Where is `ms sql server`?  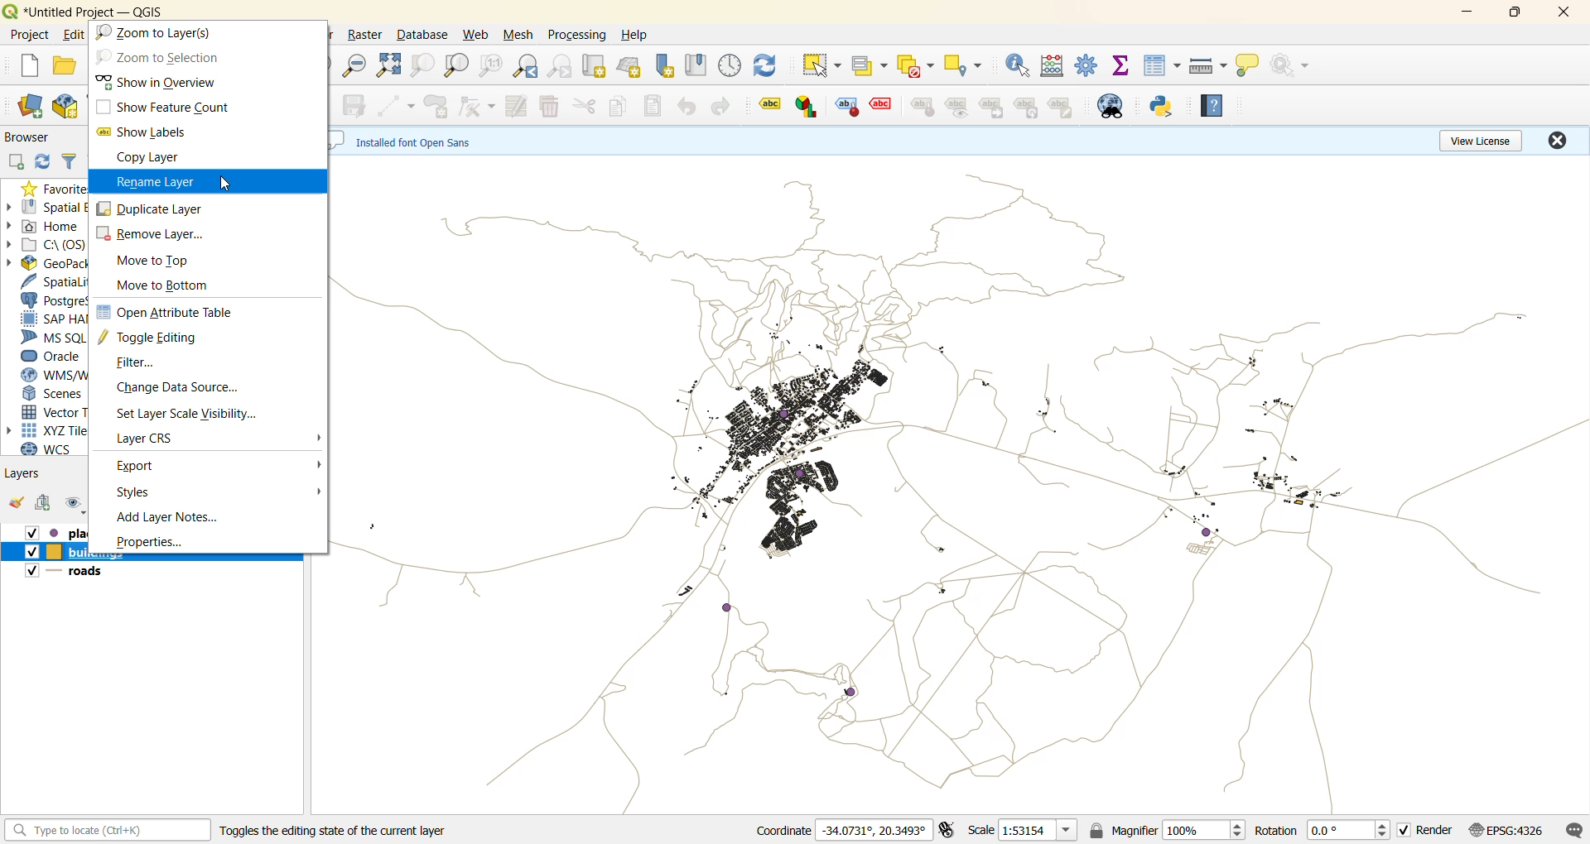 ms sql server is located at coordinates (51, 339).